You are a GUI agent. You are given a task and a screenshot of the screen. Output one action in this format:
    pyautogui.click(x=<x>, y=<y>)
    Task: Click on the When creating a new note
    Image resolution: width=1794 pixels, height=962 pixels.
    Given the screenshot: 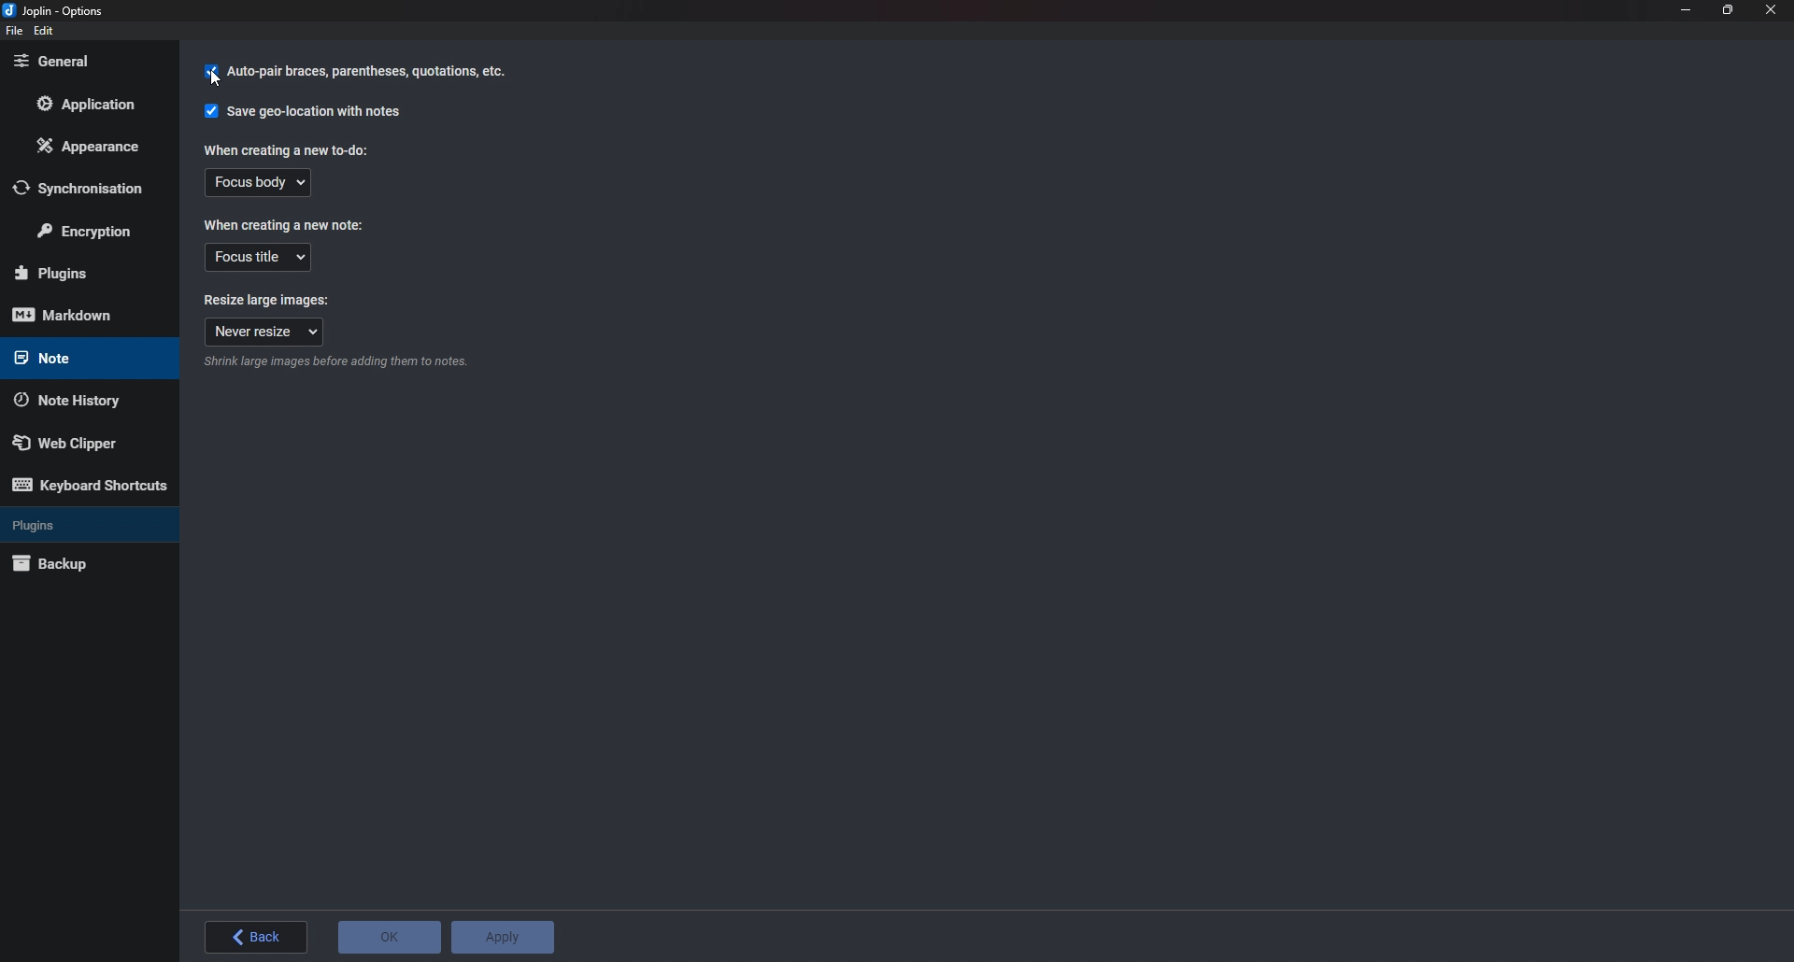 What is the action you would take?
    pyautogui.click(x=283, y=224)
    